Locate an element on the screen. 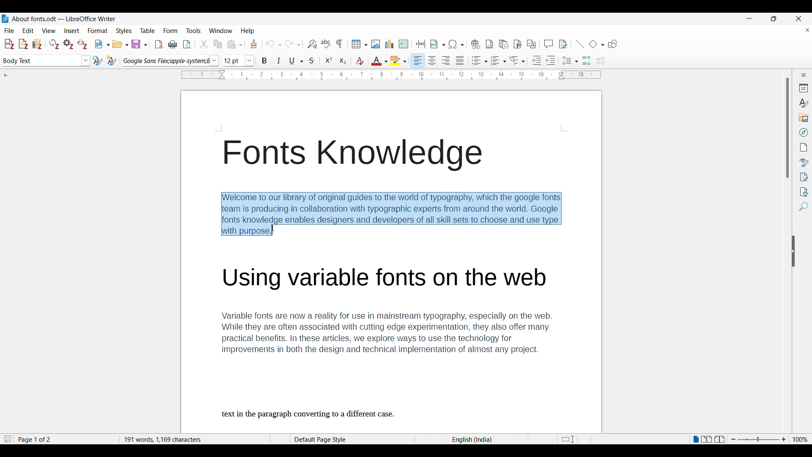 The height and width of the screenshot is (457, 812). Update selected style is located at coordinates (98, 61).